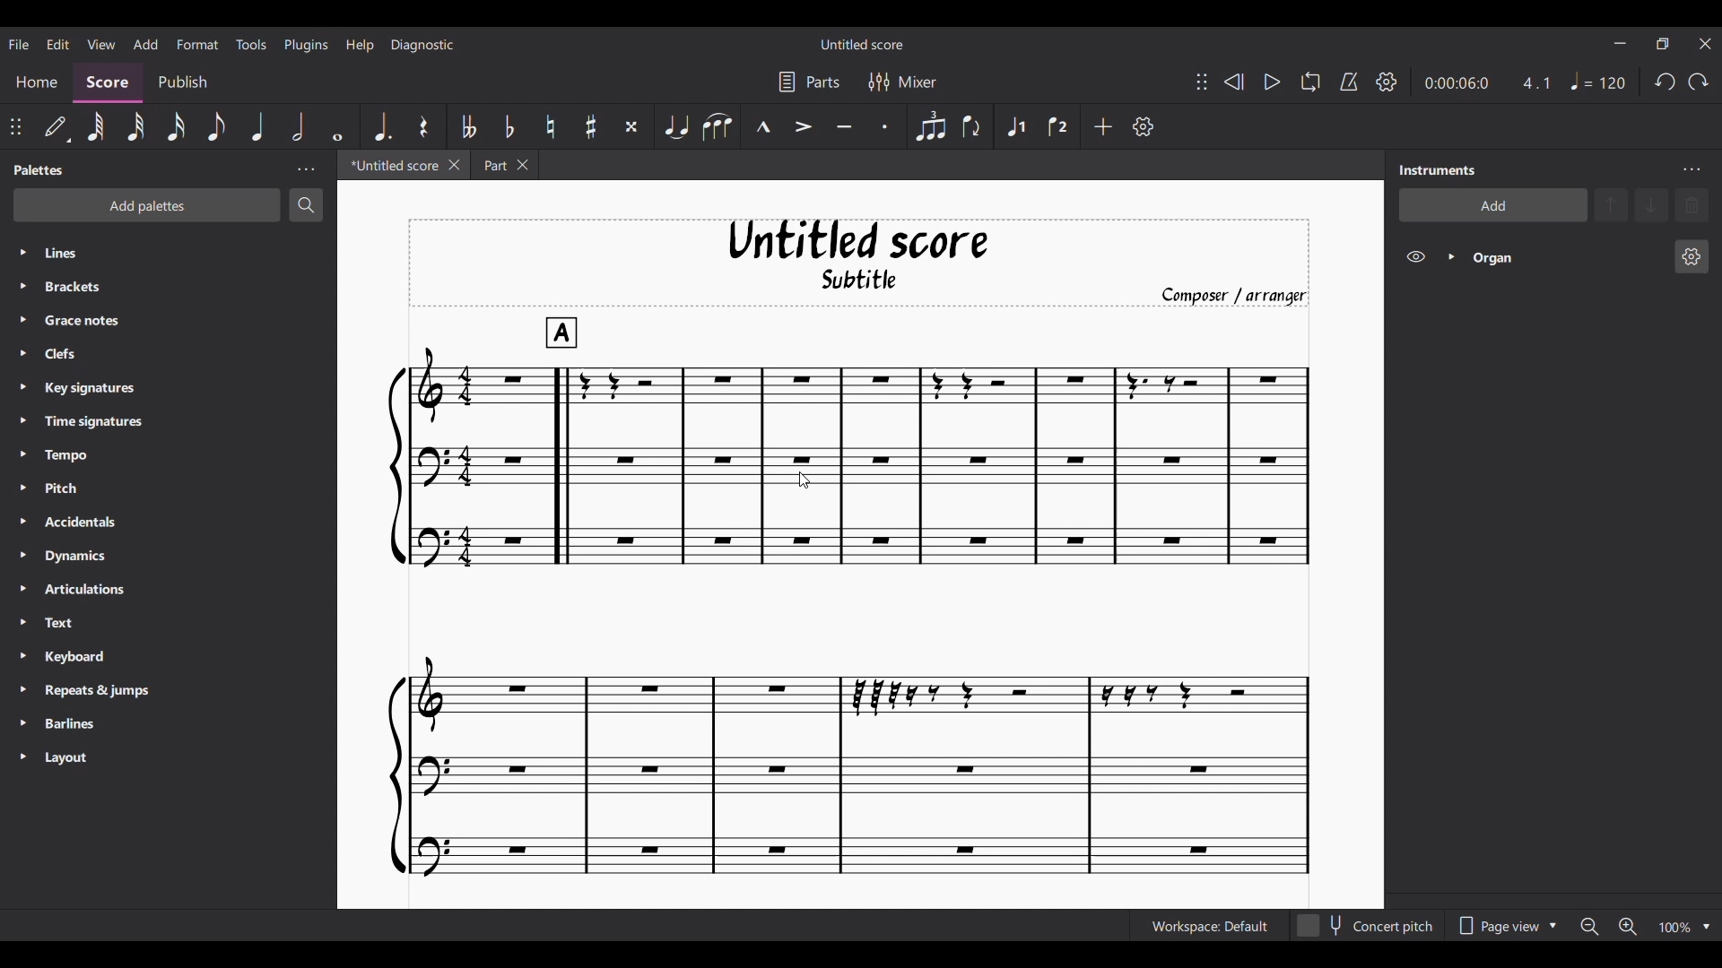 This screenshot has height=968, width=1722. What do you see at coordinates (1599, 82) in the screenshot?
I see `Quarter note` at bounding box center [1599, 82].